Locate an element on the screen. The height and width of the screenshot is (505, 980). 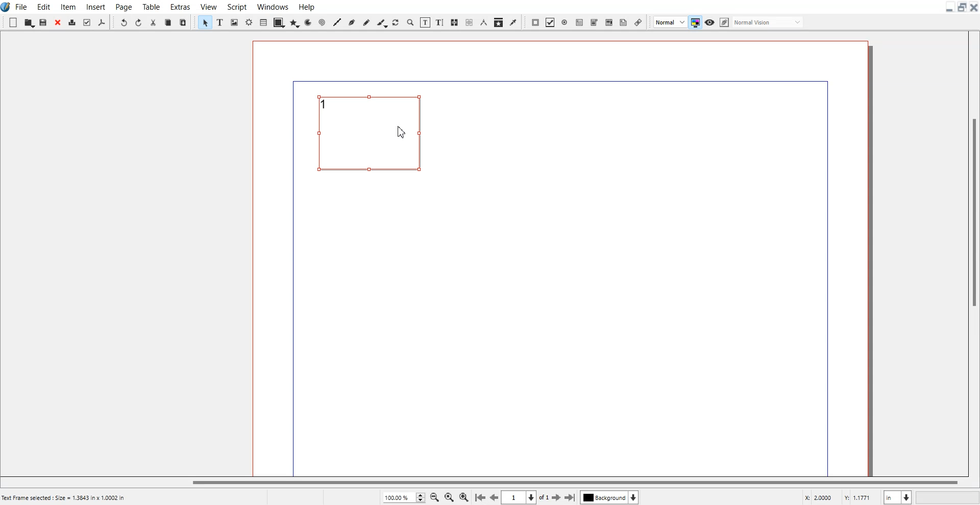
Go to the last page is located at coordinates (570, 497).